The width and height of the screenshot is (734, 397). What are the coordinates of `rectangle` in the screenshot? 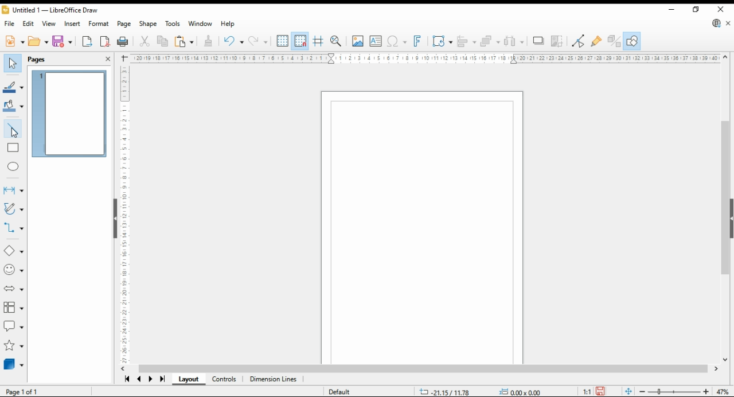 It's located at (13, 149).